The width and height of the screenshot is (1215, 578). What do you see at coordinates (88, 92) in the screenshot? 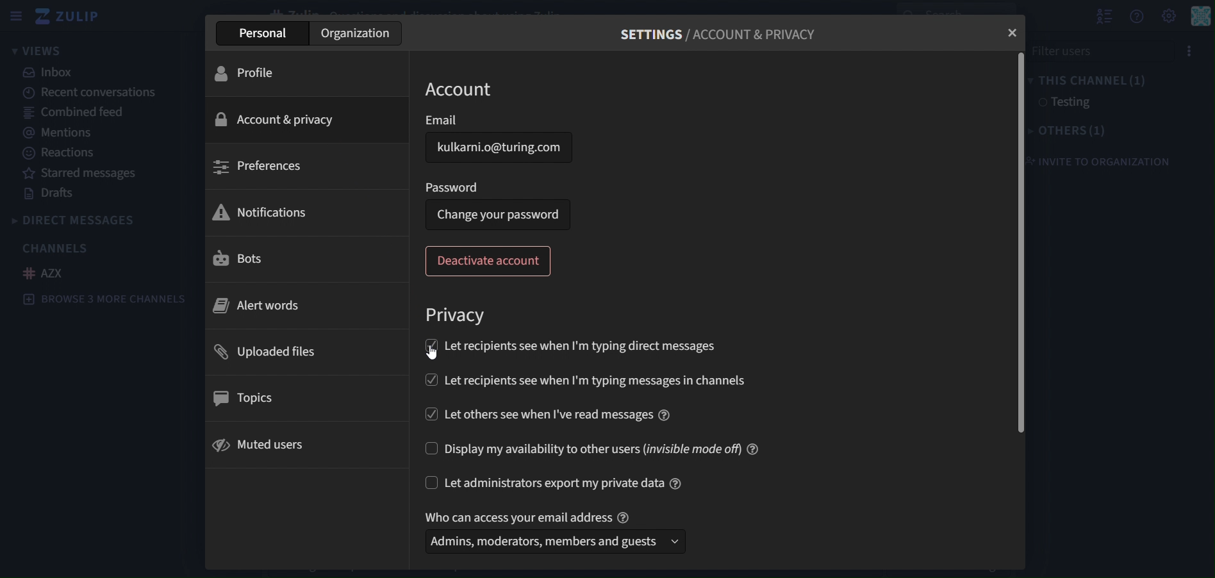
I see `recent conversations` at bounding box center [88, 92].